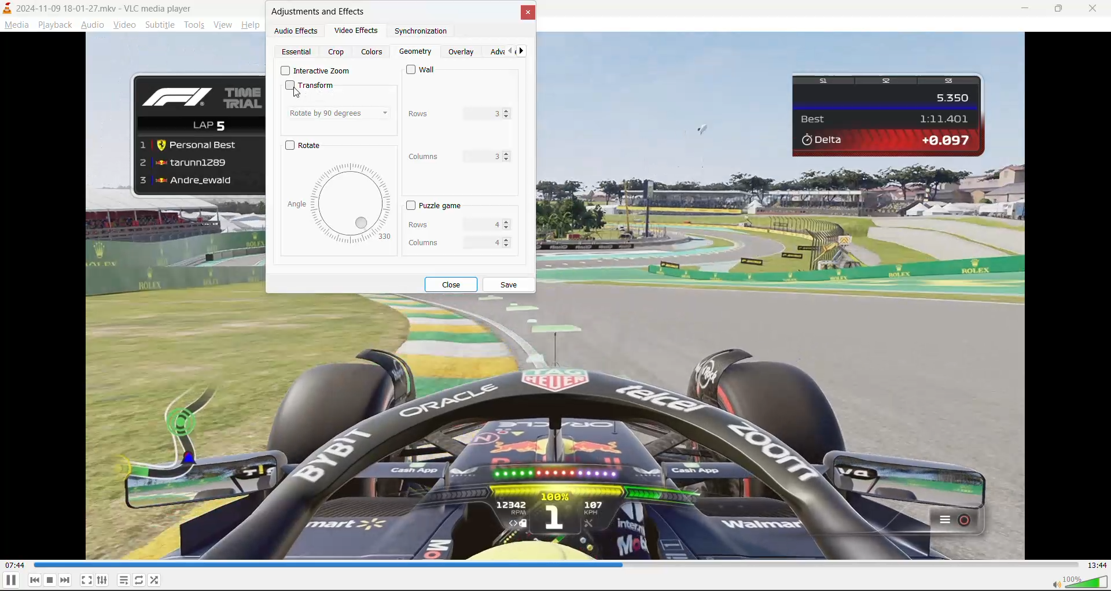 The width and height of the screenshot is (1111, 591). What do you see at coordinates (359, 31) in the screenshot?
I see `video effects` at bounding box center [359, 31].